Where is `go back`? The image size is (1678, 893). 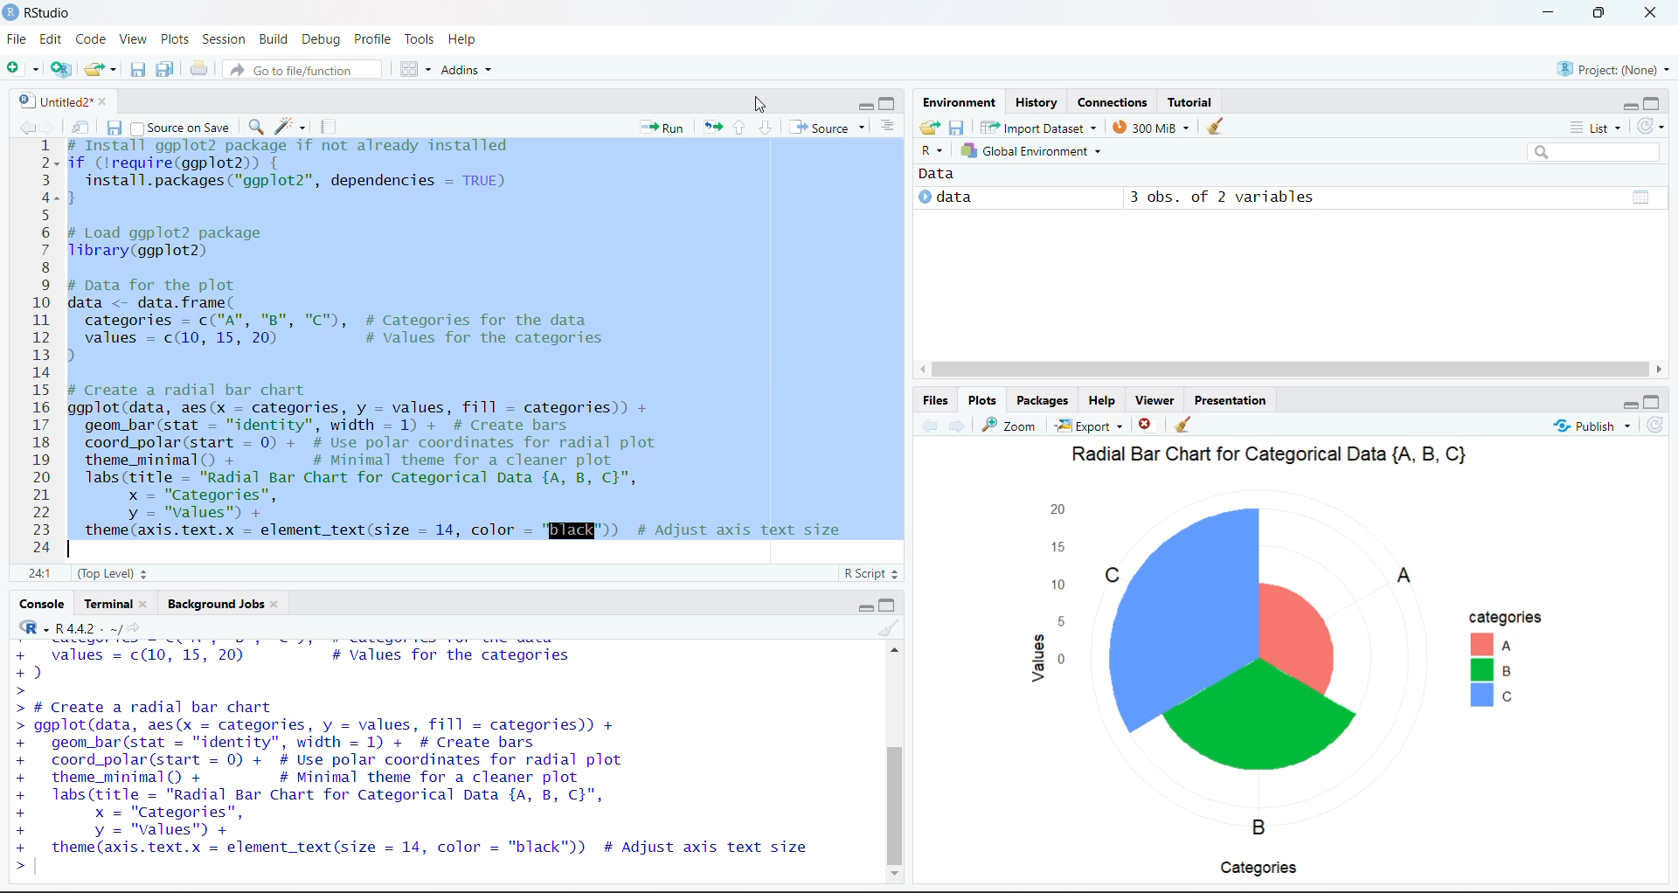 go back is located at coordinates (925, 427).